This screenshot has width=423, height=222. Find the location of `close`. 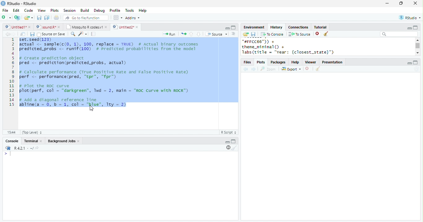

close is located at coordinates (138, 27).